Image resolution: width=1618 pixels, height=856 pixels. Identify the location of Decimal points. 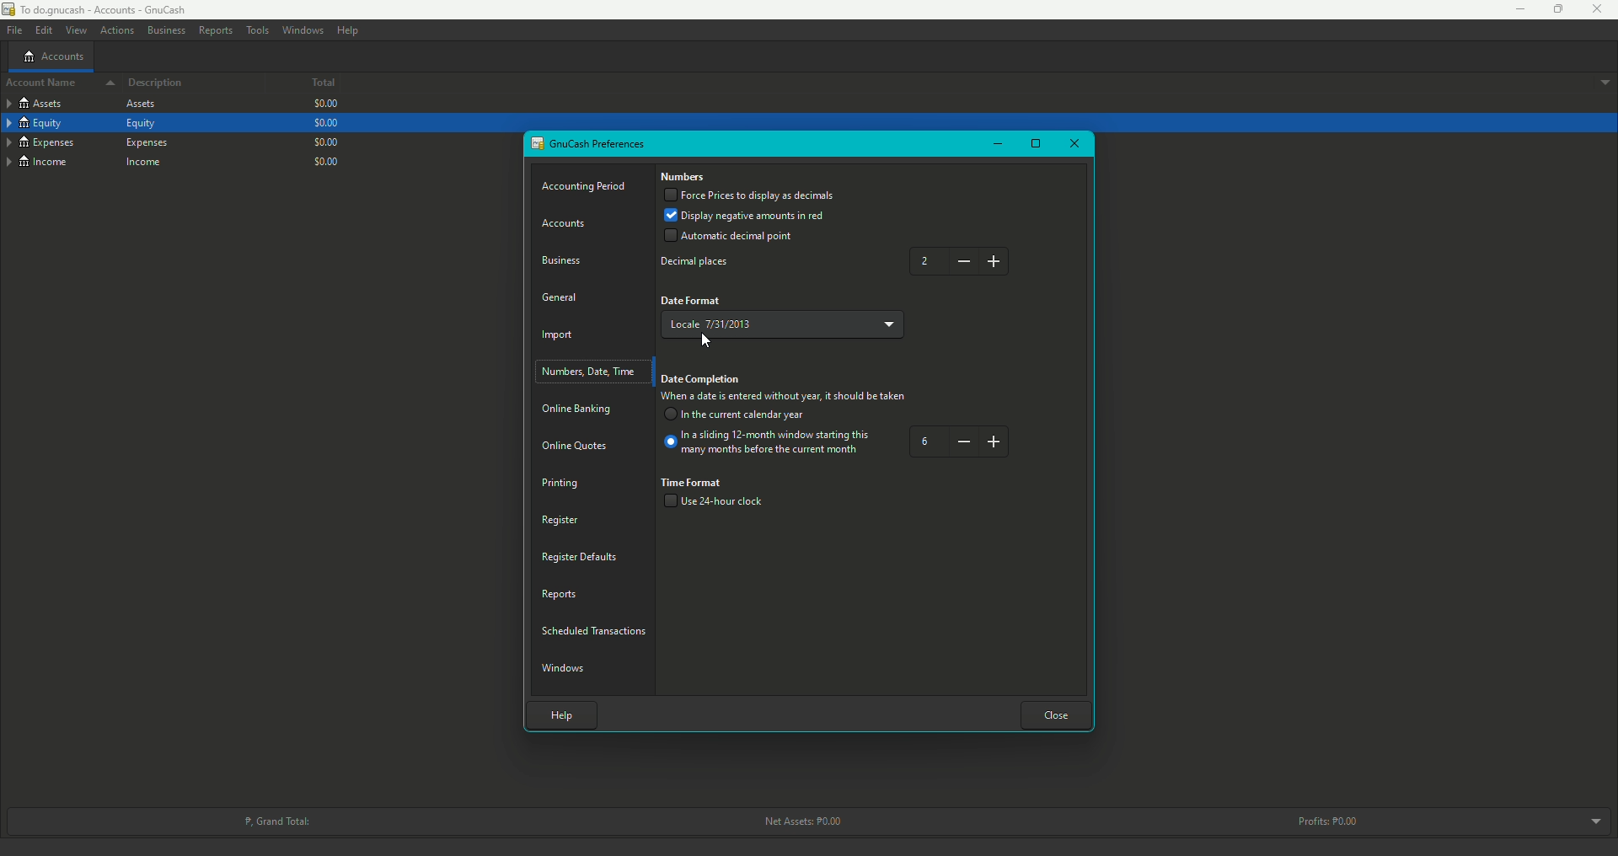
(699, 263).